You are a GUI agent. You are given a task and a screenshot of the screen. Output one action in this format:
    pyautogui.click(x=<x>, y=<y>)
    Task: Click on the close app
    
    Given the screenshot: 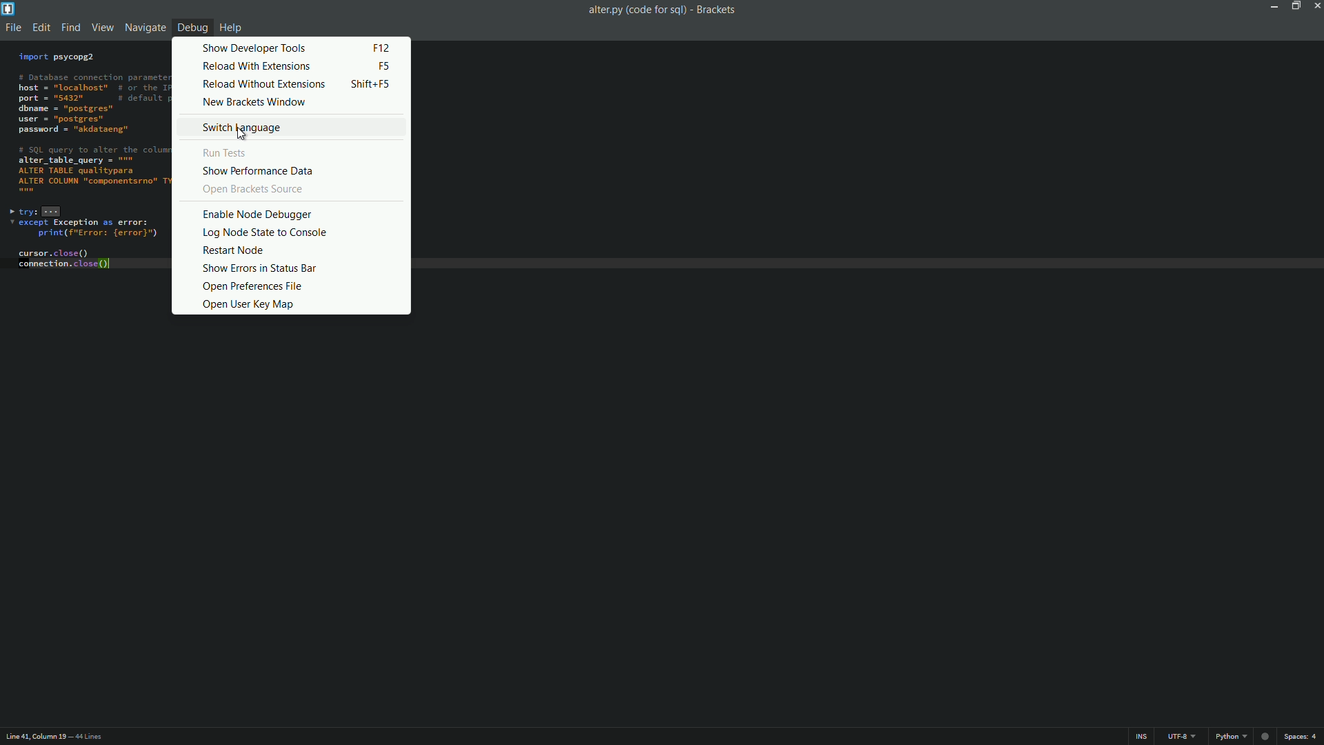 What is the action you would take?
    pyautogui.click(x=1316, y=8)
    